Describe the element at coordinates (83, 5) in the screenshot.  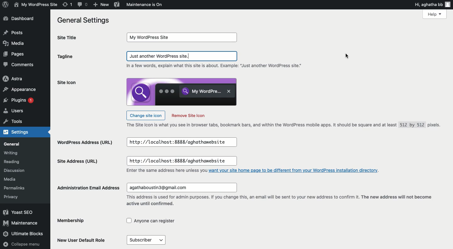
I see `Comment` at that location.